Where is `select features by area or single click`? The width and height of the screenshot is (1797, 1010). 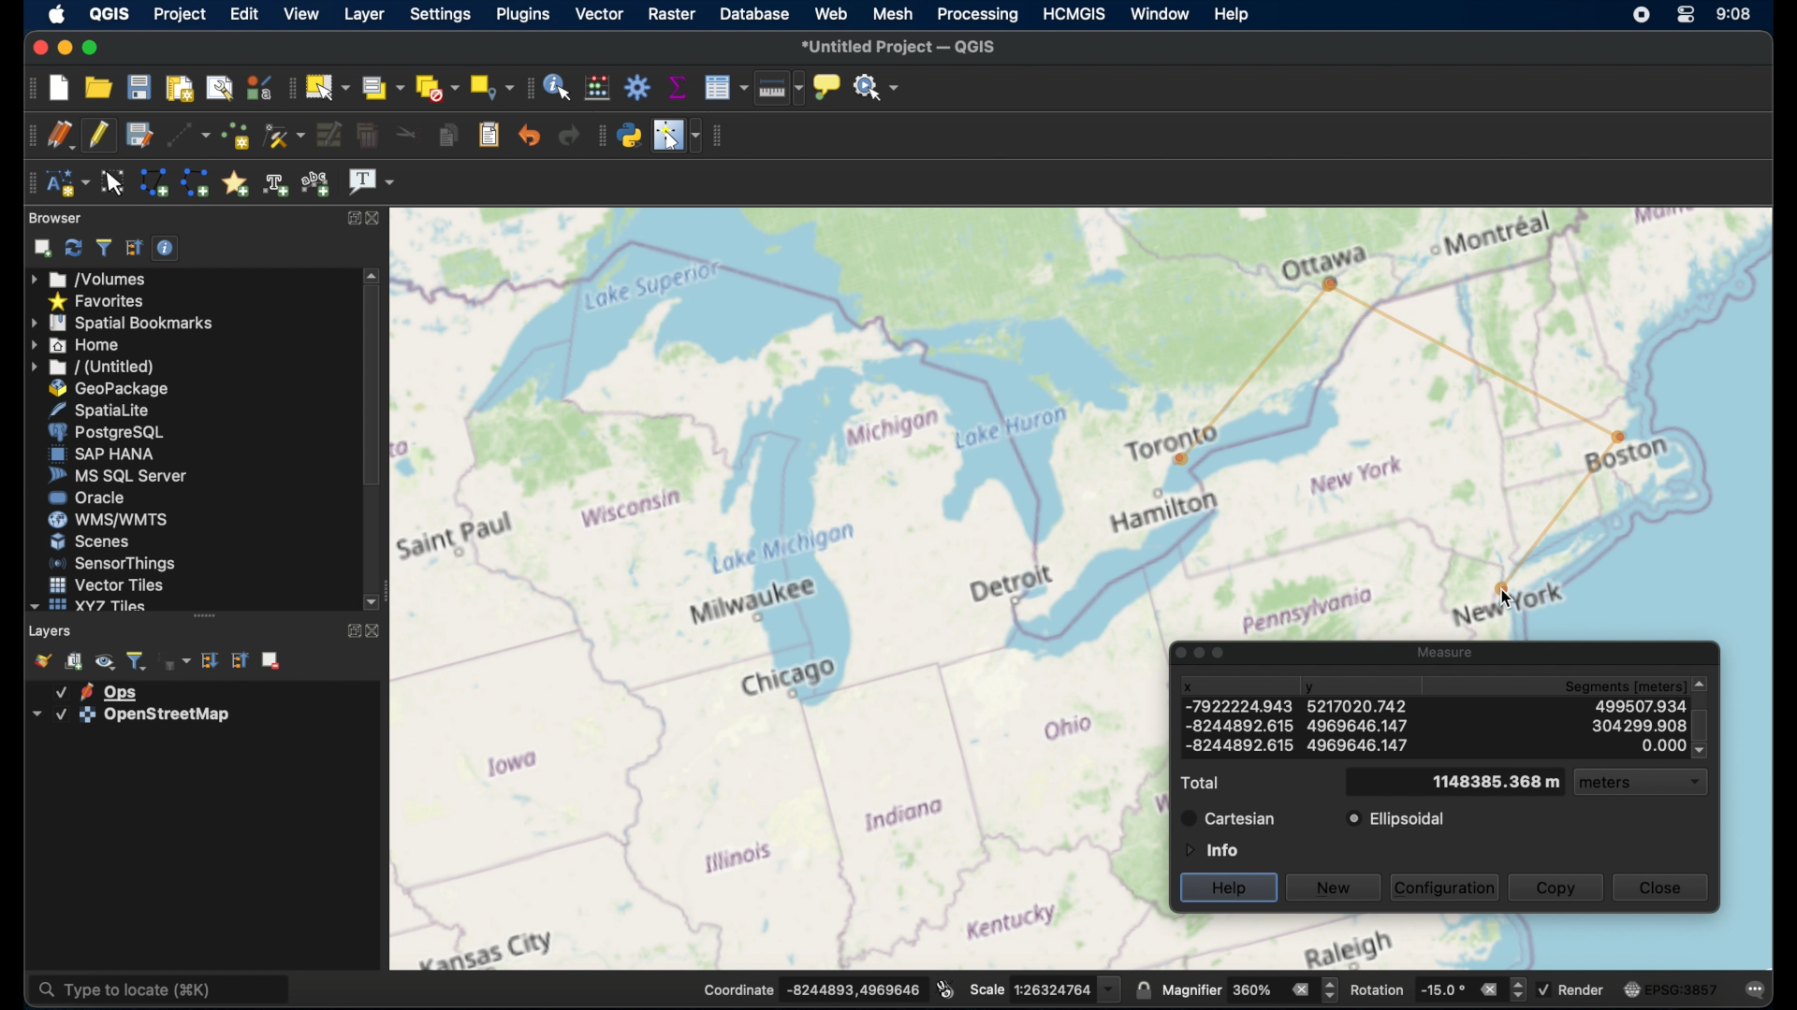
select features by area or single click is located at coordinates (330, 86).